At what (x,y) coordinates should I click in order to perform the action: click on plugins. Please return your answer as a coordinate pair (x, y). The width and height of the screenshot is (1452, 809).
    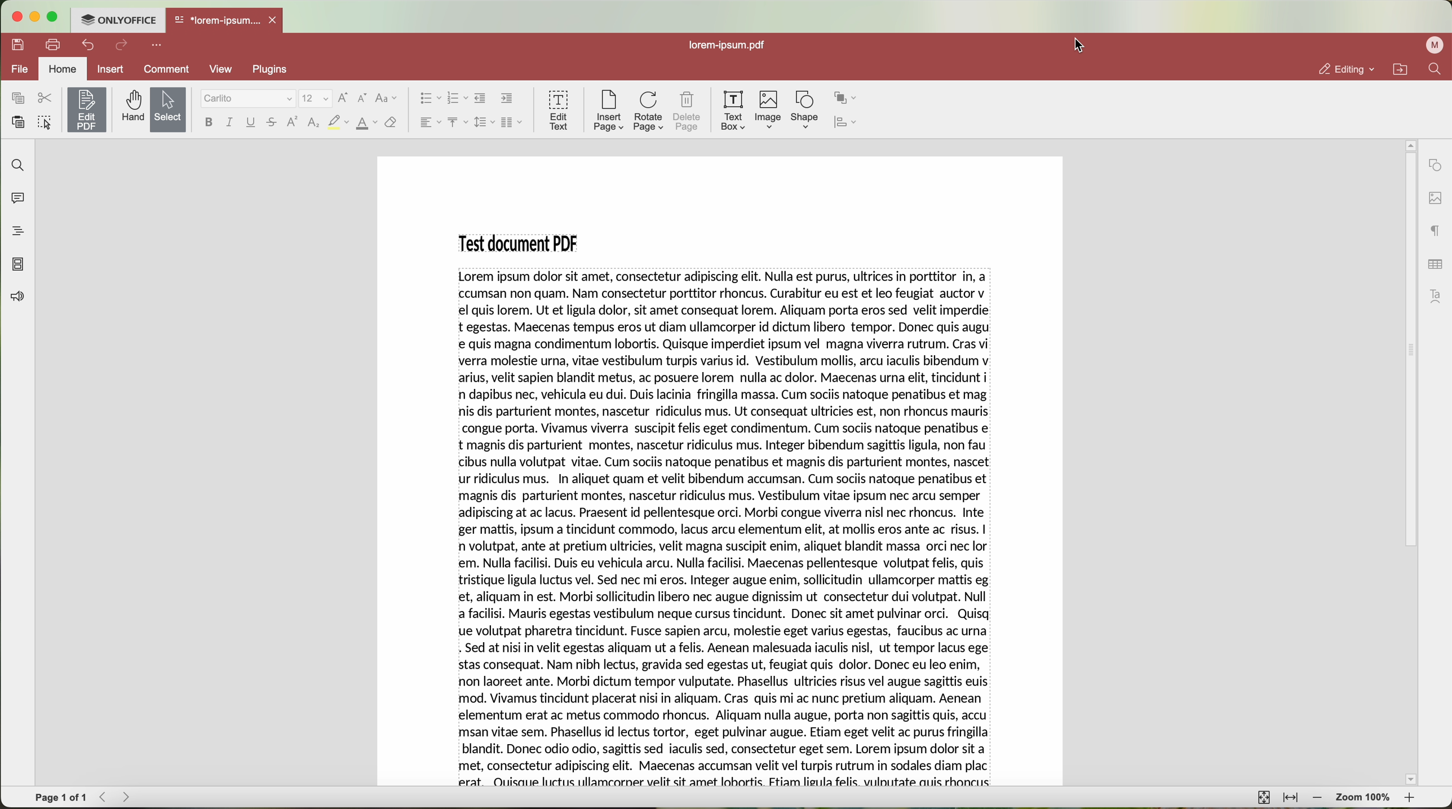
    Looking at the image, I should click on (272, 70).